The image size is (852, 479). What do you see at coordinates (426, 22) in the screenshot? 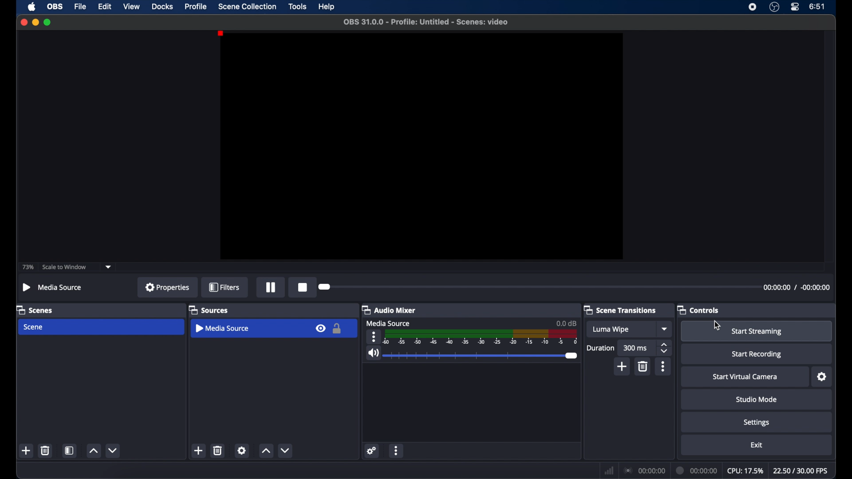
I see `filename` at bounding box center [426, 22].